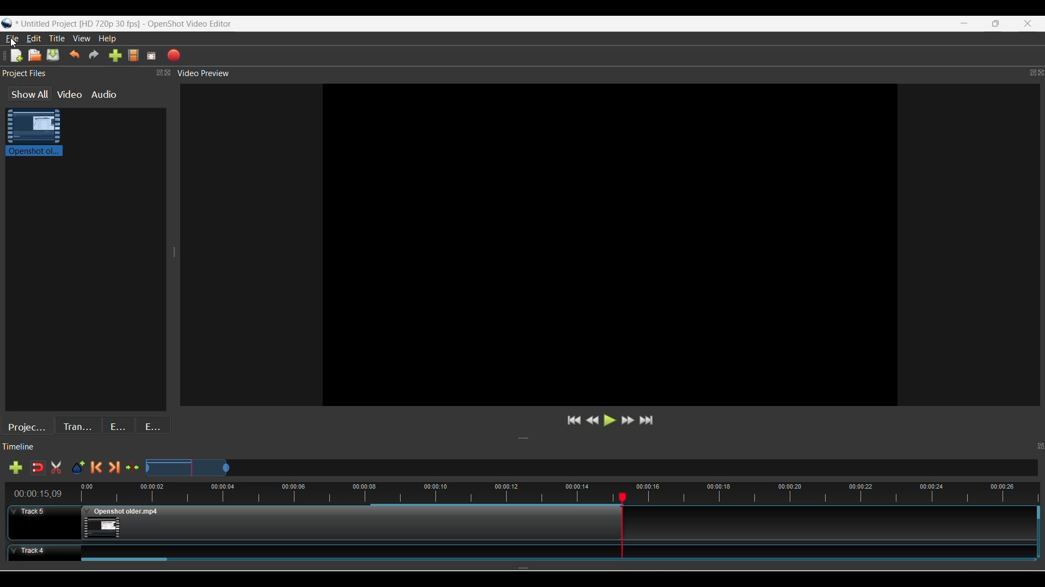 The height and width of the screenshot is (587, 1045). What do you see at coordinates (38, 467) in the screenshot?
I see `Disable snapping` at bounding box center [38, 467].